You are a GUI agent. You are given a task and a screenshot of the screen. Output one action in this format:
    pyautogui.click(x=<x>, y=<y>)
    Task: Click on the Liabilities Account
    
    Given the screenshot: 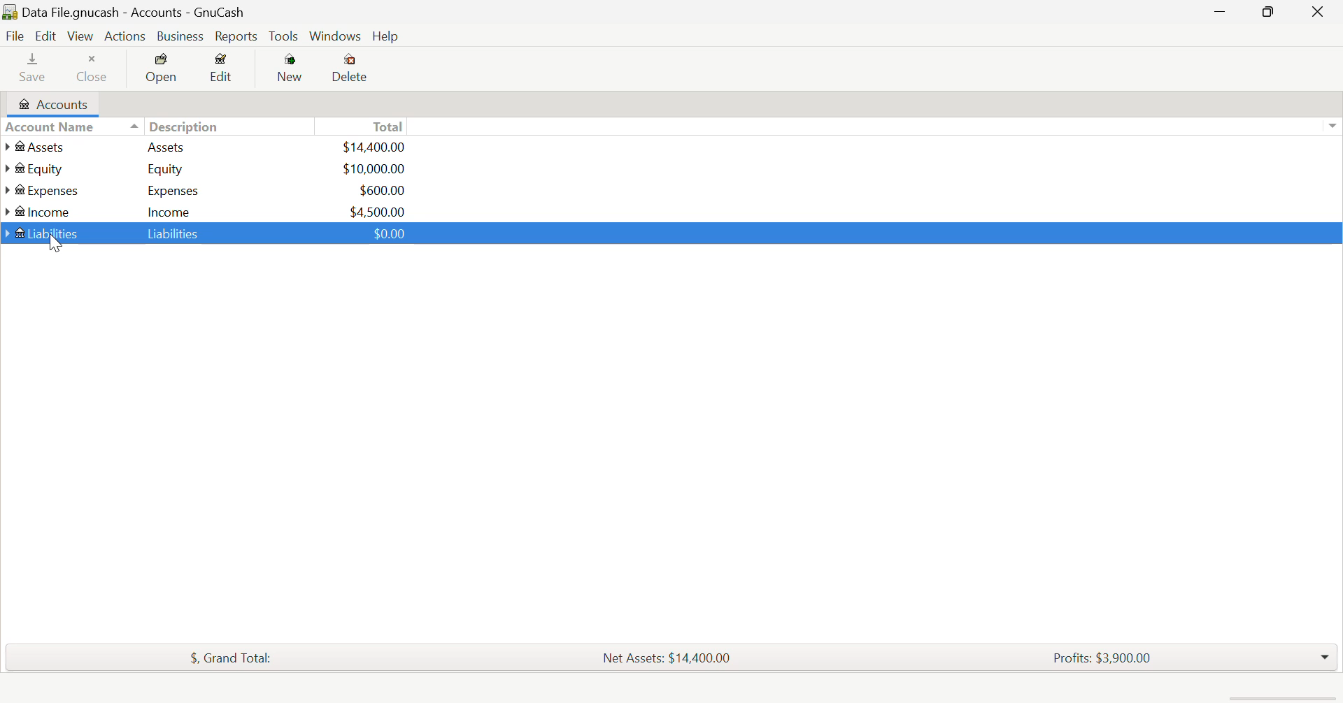 What is the action you would take?
    pyautogui.click(x=43, y=232)
    